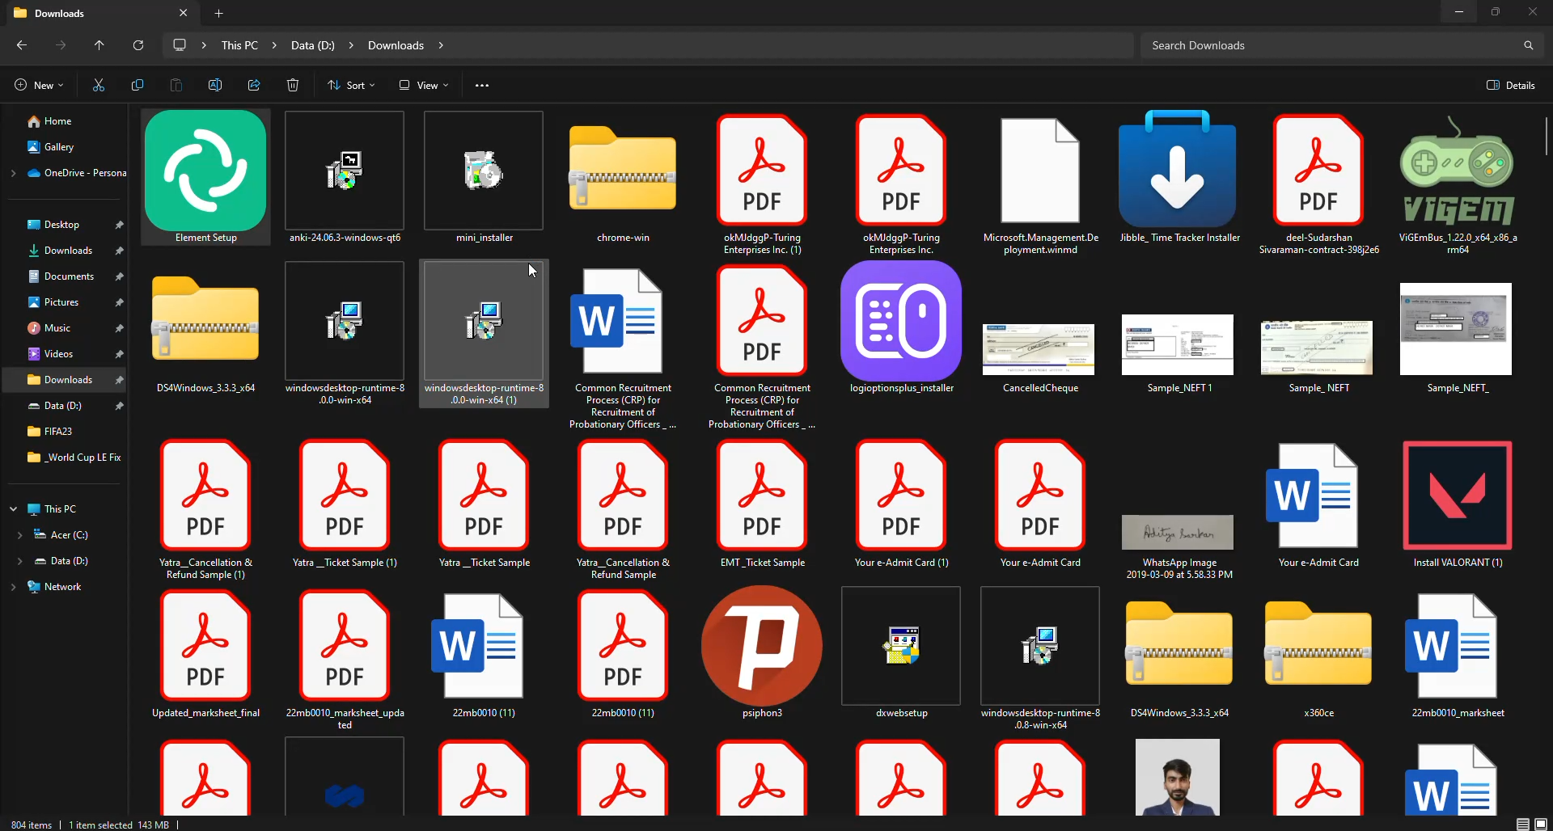  What do you see at coordinates (350, 86) in the screenshot?
I see `sort` at bounding box center [350, 86].